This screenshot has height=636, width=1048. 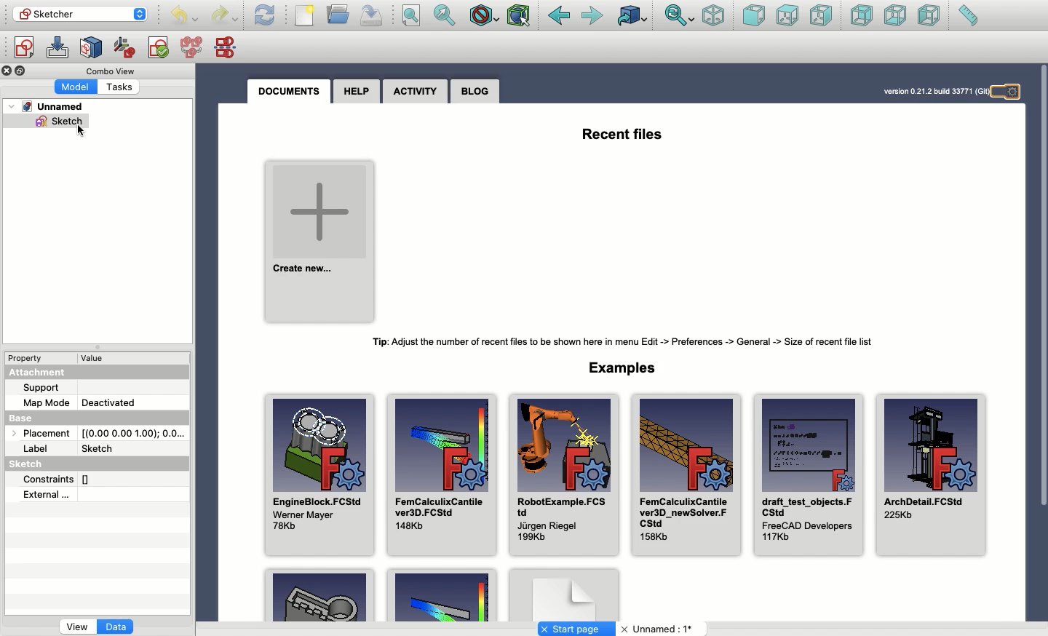 What do you see at coordinates (99, 358) in the screenshot?
I see `Value` at bounding box center [99, 358].